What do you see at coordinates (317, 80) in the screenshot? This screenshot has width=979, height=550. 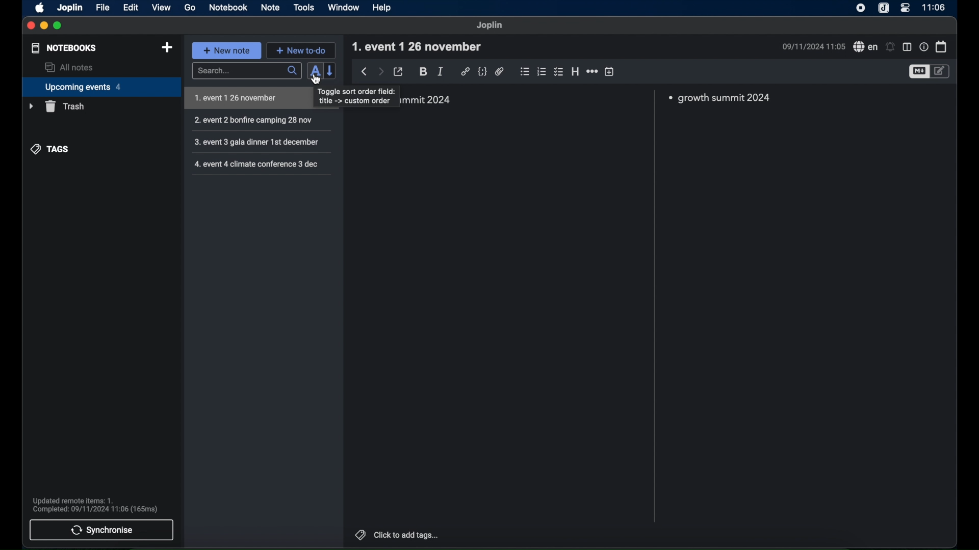 I see `cursor` at bounding box center [317, 80].